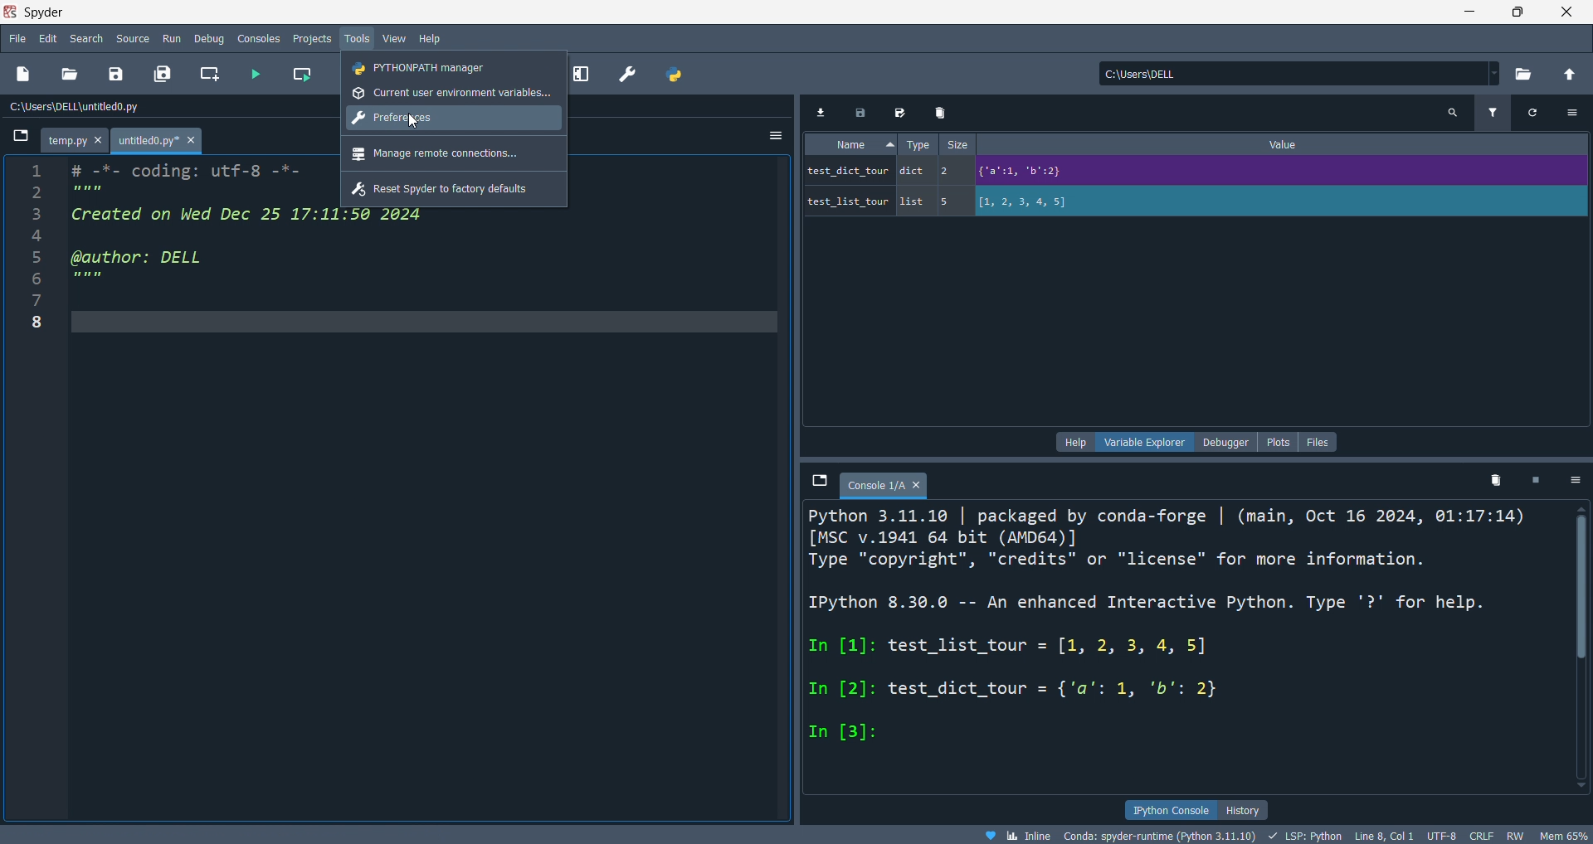 The image size is (1593, 844). Describe the element at coordinates (161, 72) in the screenshot. I see `save all file` at that location.